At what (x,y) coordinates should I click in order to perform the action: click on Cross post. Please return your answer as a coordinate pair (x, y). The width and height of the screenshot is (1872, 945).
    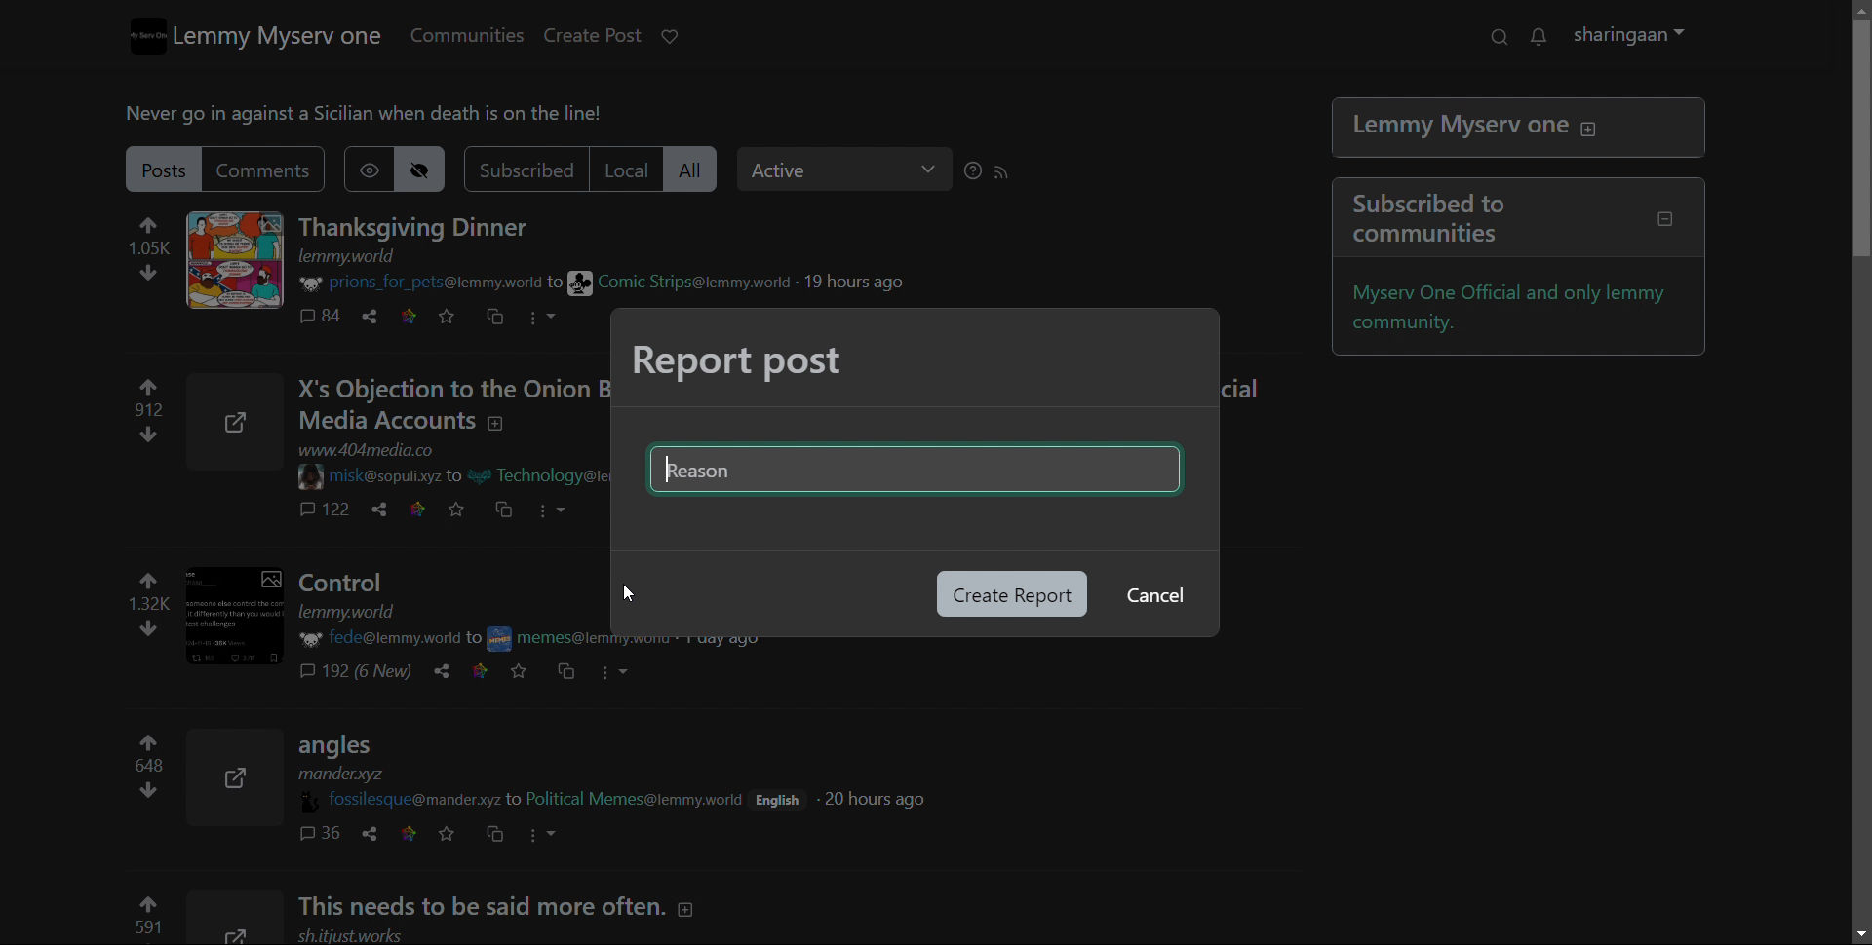
    Looking at the image, I should click on (567, 672).